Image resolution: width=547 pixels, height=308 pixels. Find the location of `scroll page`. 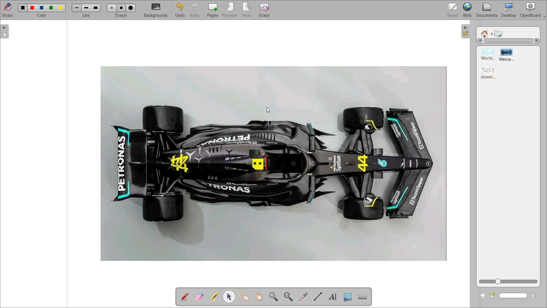

scroll page is located at coordinates (259, 296).